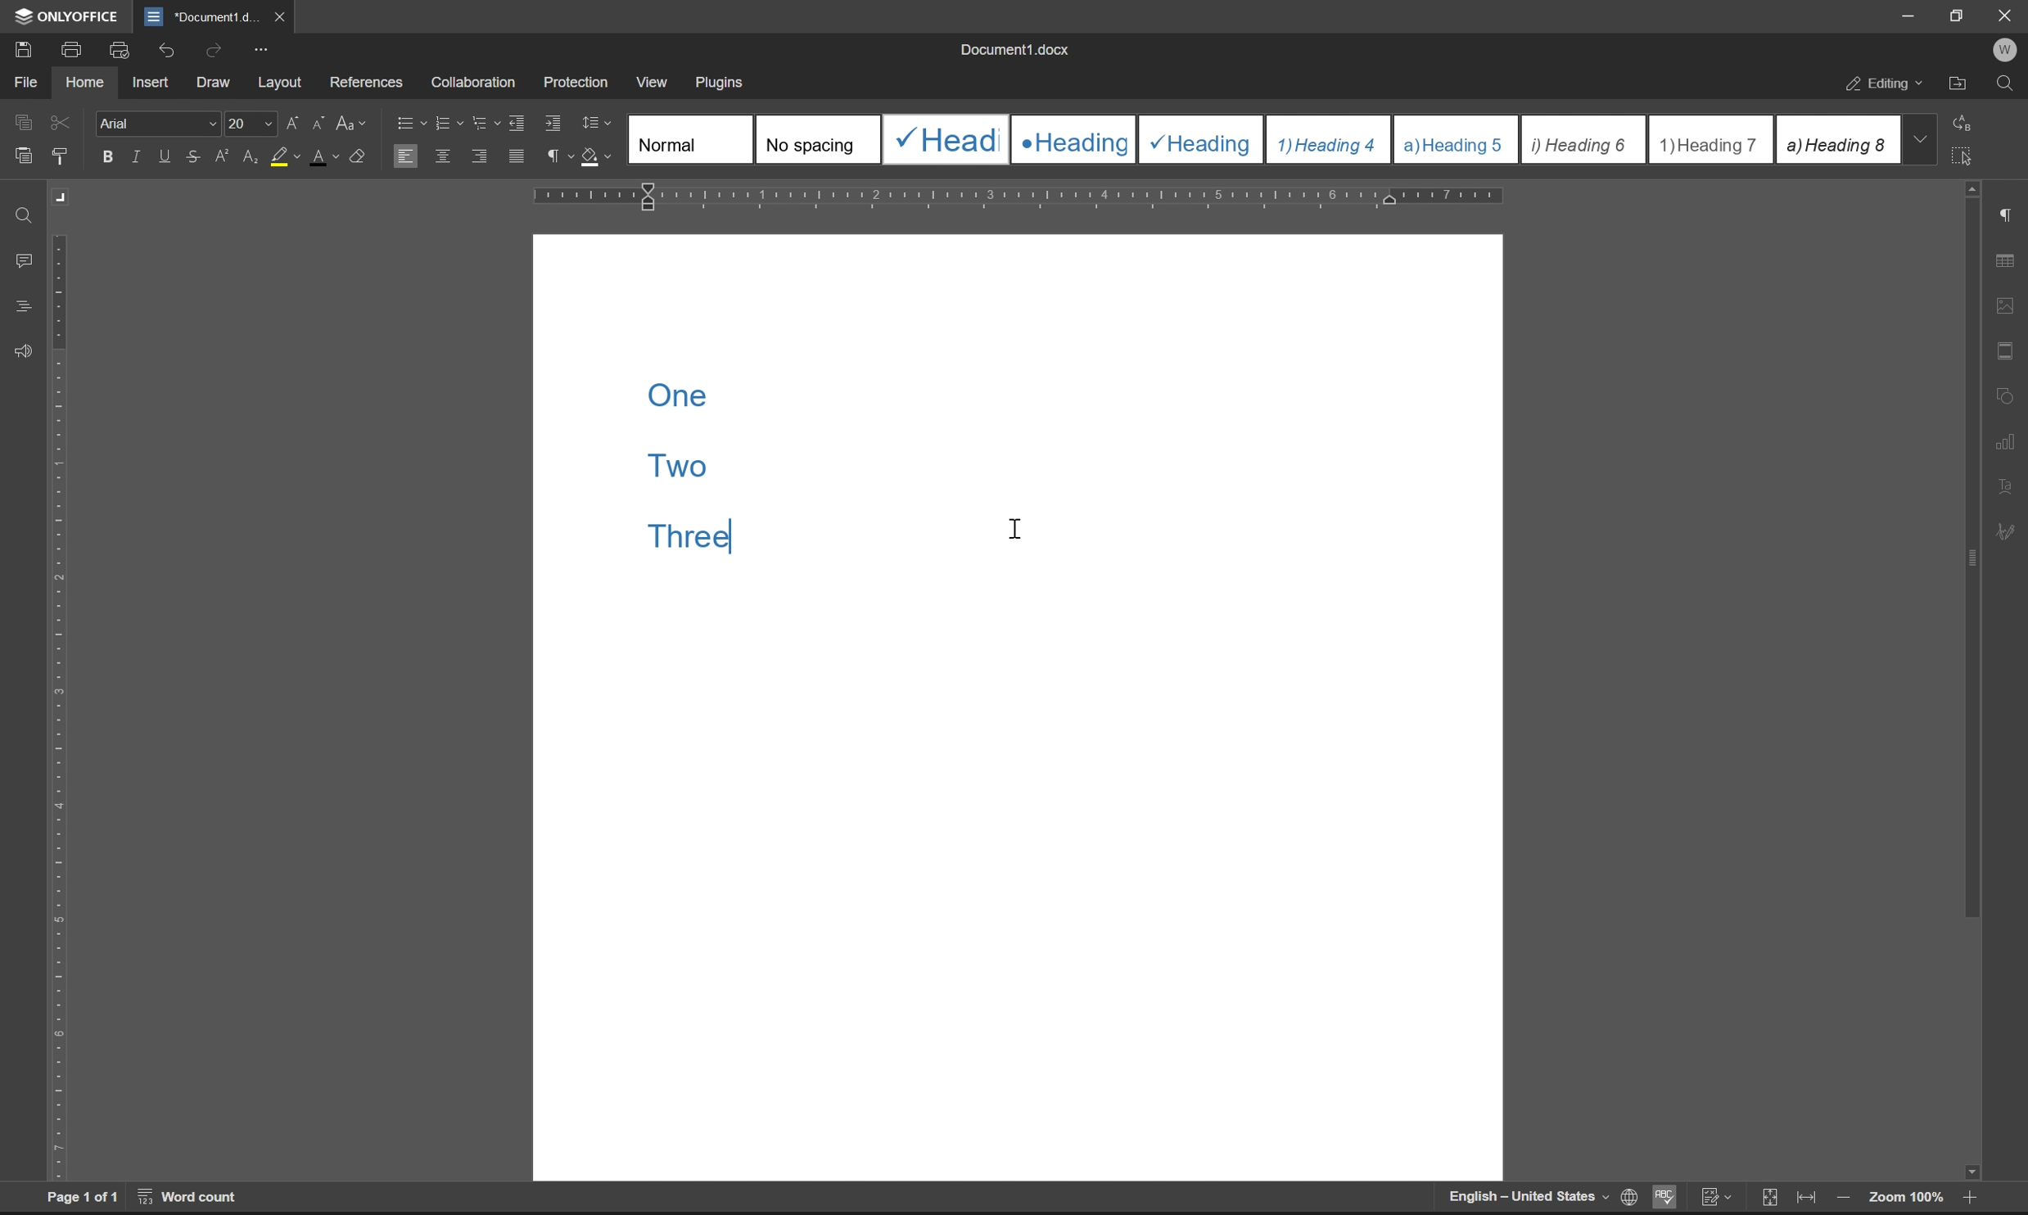 This screenshot has height=1215, width=2028. Describe the element at coordinates (367, 79) in the screenshot. I see `references` at that location.